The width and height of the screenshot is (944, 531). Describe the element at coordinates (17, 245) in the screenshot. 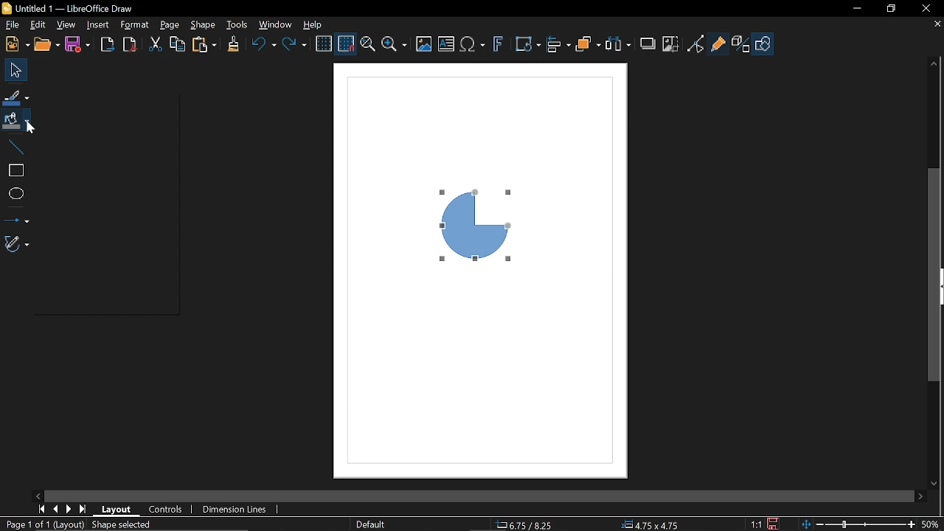

I see `Curves and polygons` at that location.